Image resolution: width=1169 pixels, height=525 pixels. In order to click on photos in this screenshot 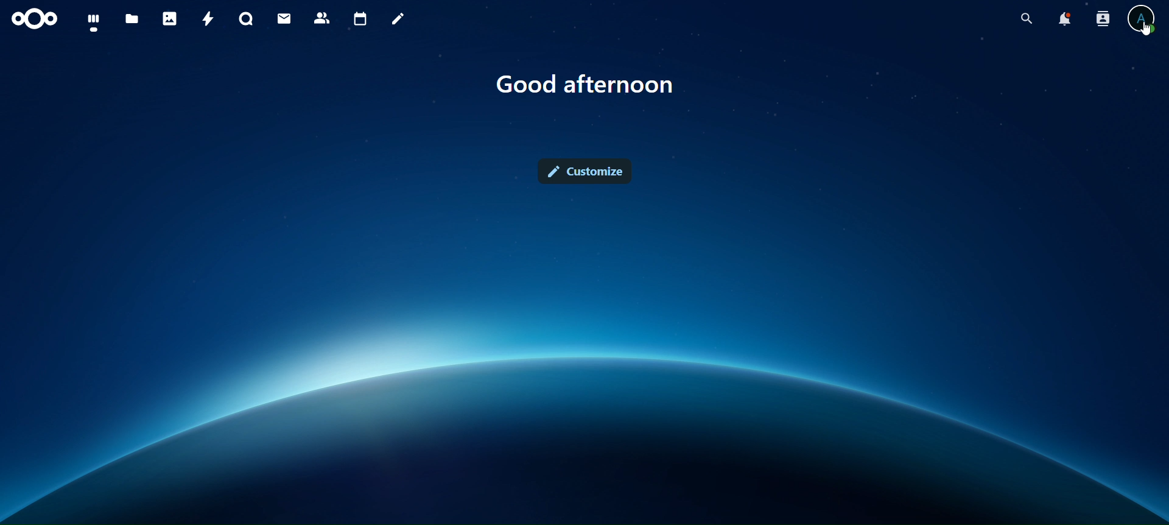, I will do `click(172, 18)`.